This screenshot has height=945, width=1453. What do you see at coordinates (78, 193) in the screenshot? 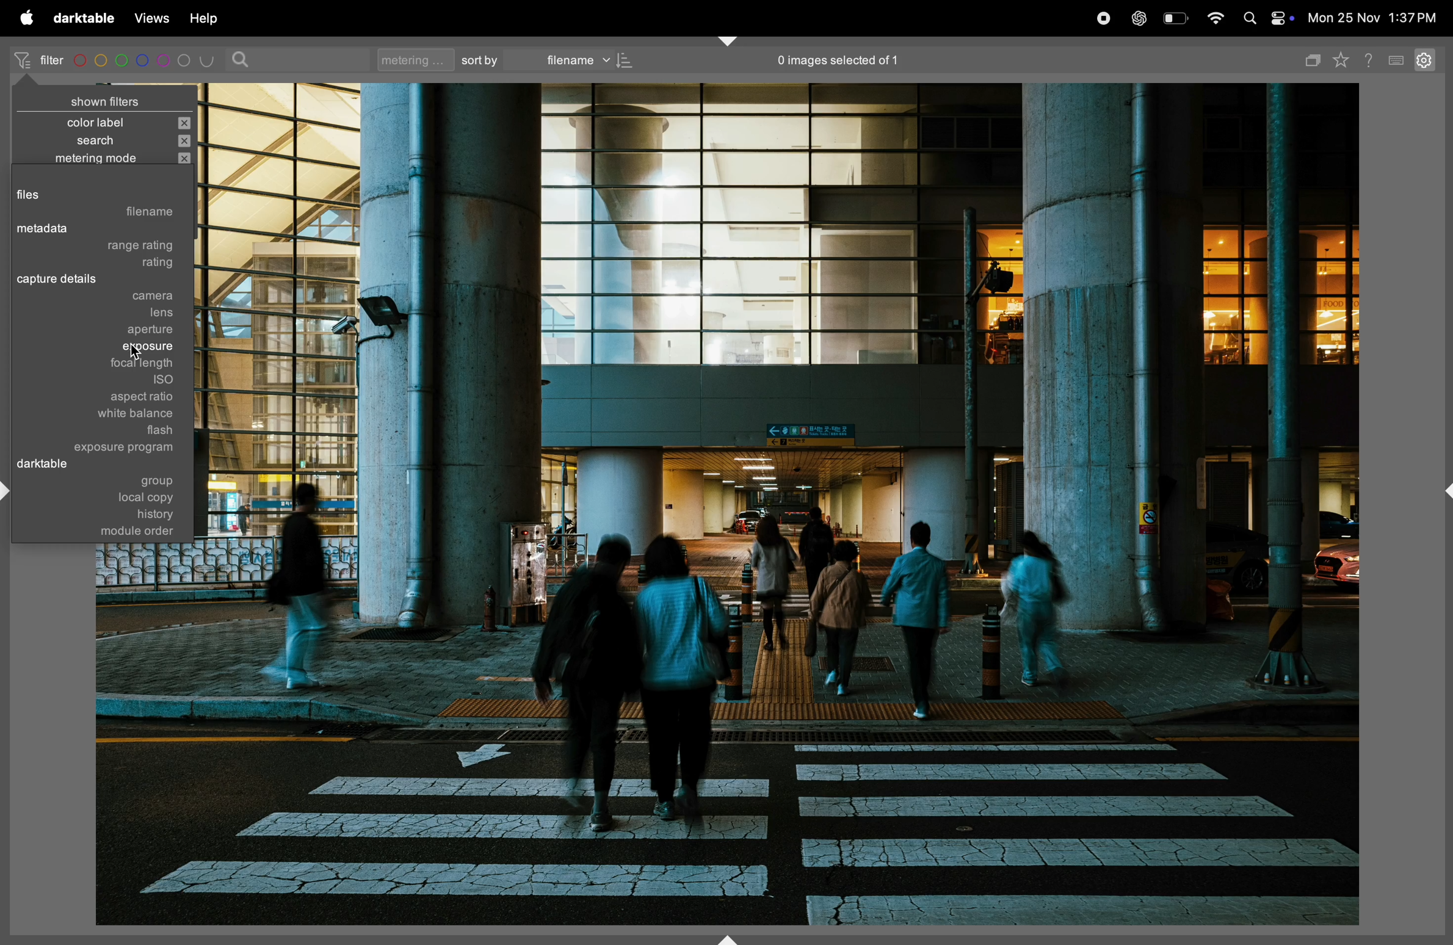
I see `files` at bounding box center [78, 193].